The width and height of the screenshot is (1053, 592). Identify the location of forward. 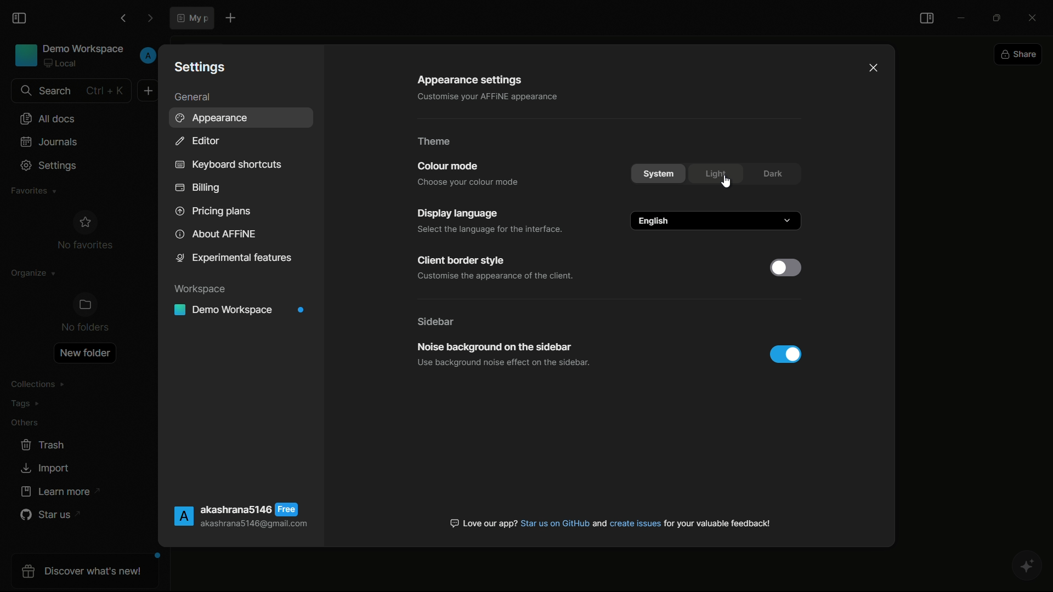
(150, 19).